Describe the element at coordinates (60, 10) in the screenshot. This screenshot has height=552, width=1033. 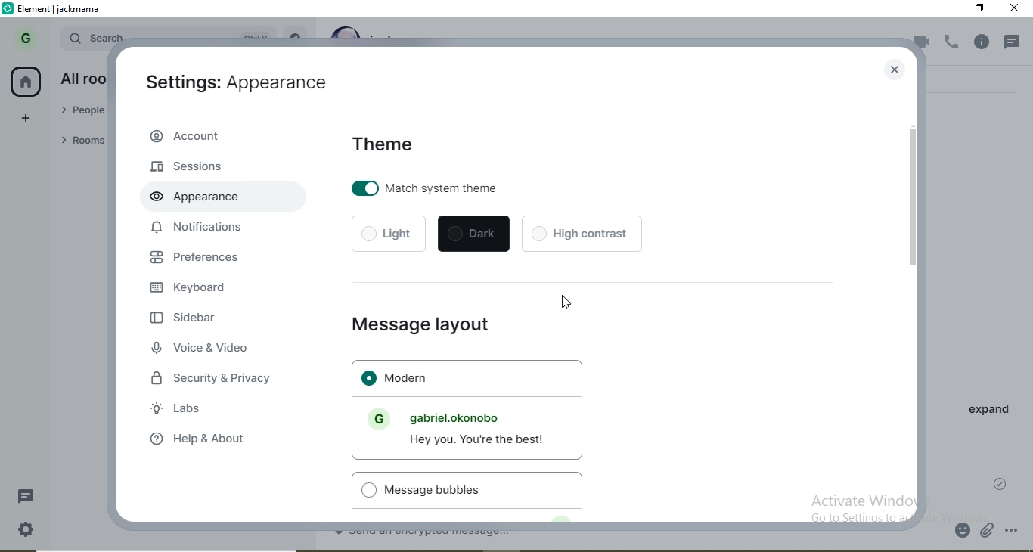
I see `element` at that location.